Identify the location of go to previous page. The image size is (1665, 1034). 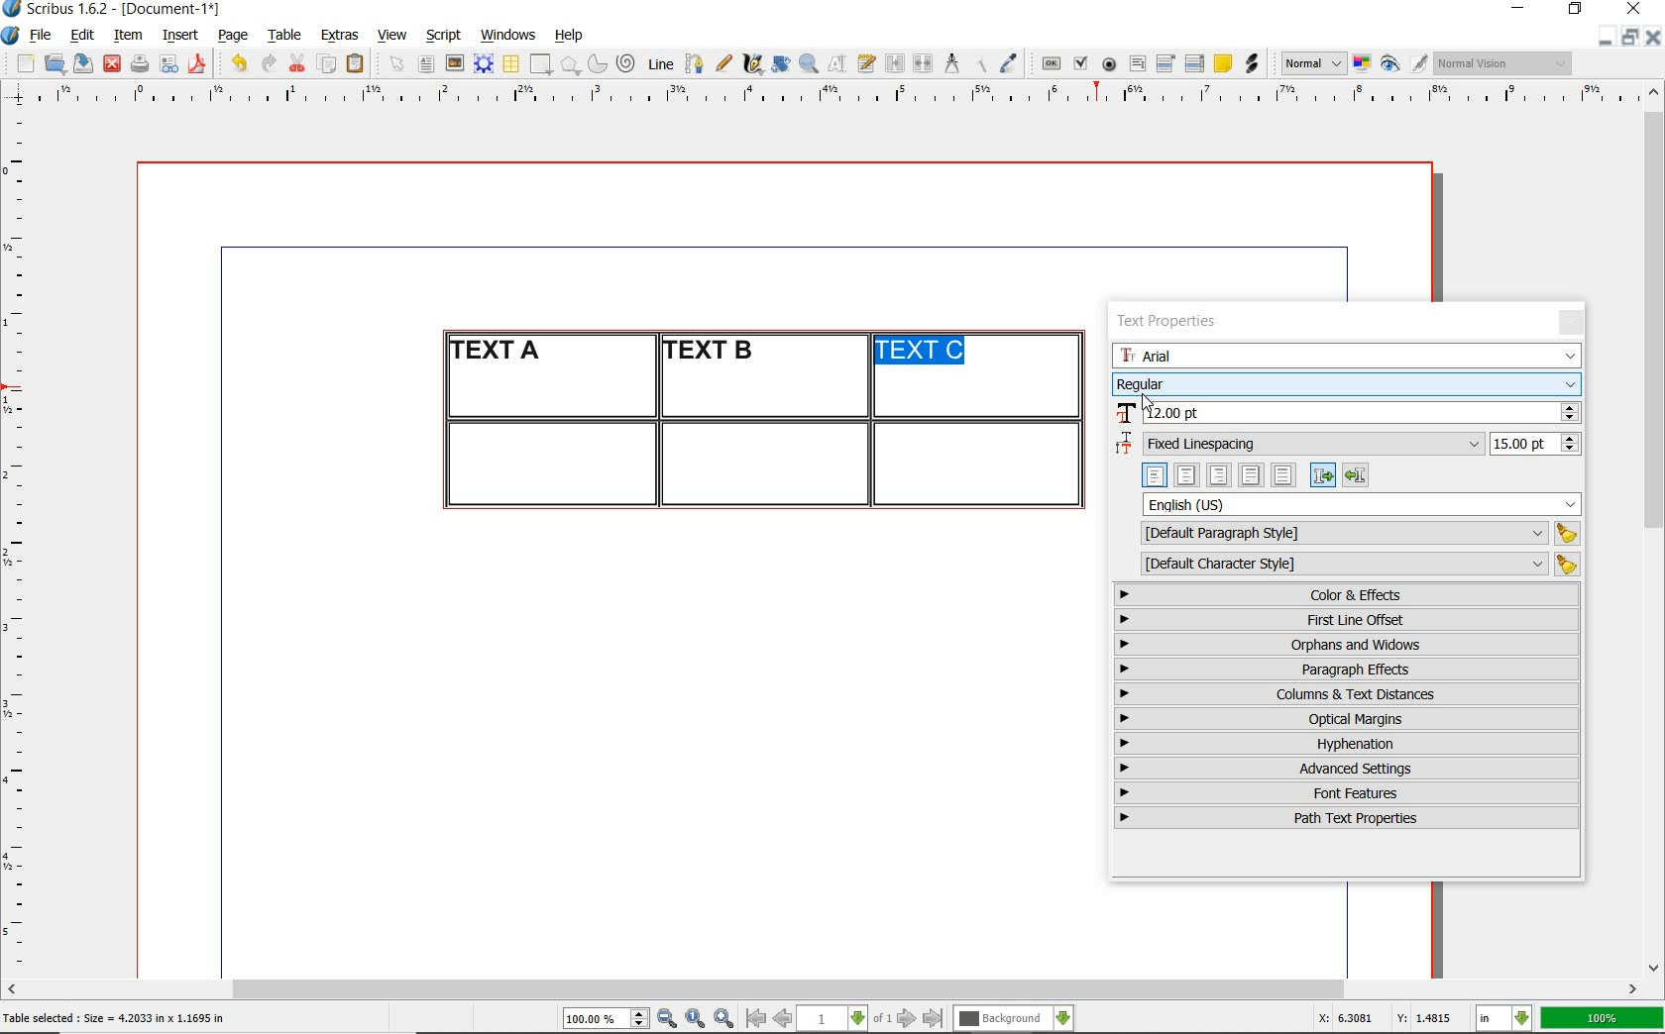
(782, 1019).